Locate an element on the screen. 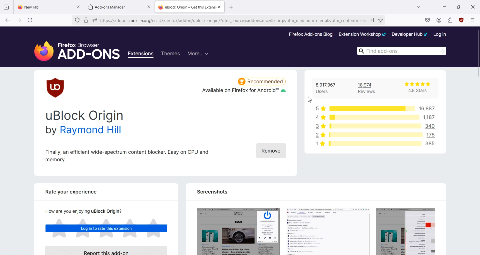  Close is located at coordinates (473, 6).